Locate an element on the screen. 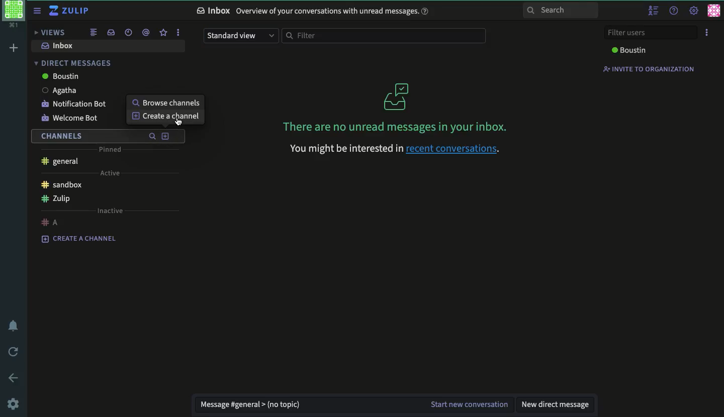  views is located at coordinates (48, 33).